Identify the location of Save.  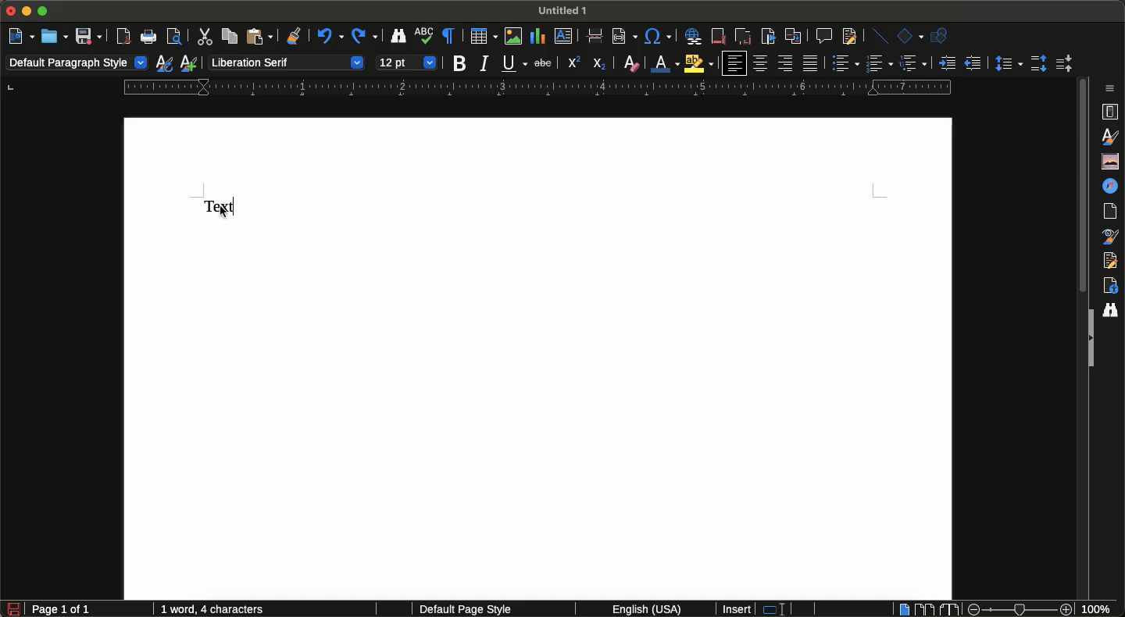
(88, 36).